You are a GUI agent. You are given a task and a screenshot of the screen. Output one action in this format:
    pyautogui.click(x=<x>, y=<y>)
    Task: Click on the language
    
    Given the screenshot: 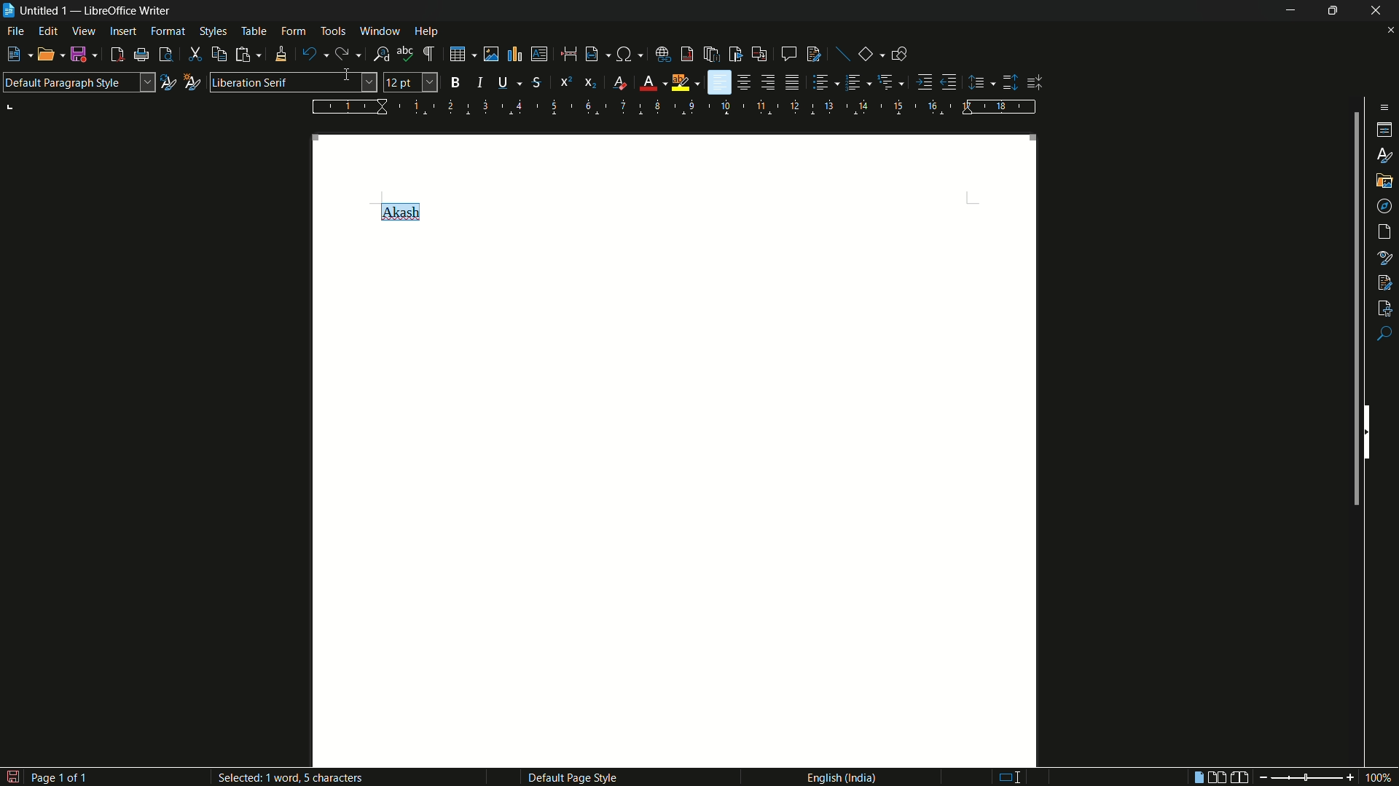 What is the action you would take?
    pyautogui.click(x=840, y=777)
    